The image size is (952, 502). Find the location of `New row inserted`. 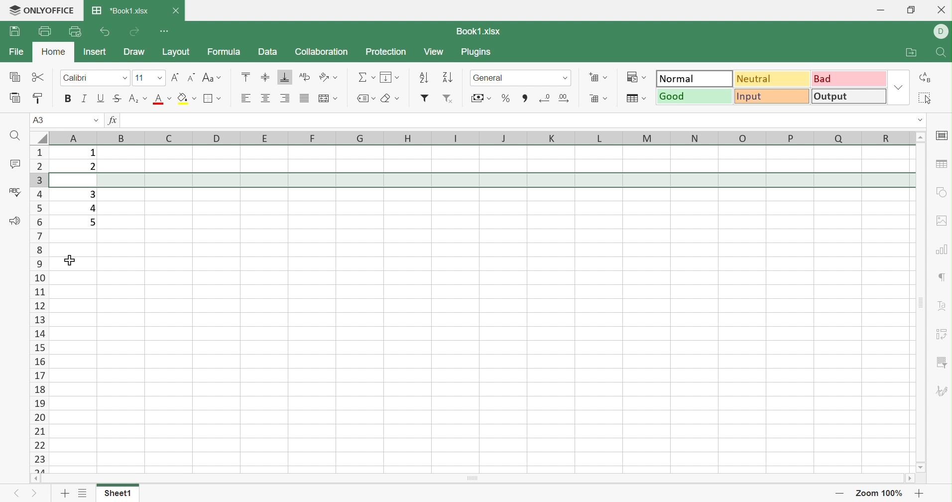

New row inserted is located at coordinates (482, 180).